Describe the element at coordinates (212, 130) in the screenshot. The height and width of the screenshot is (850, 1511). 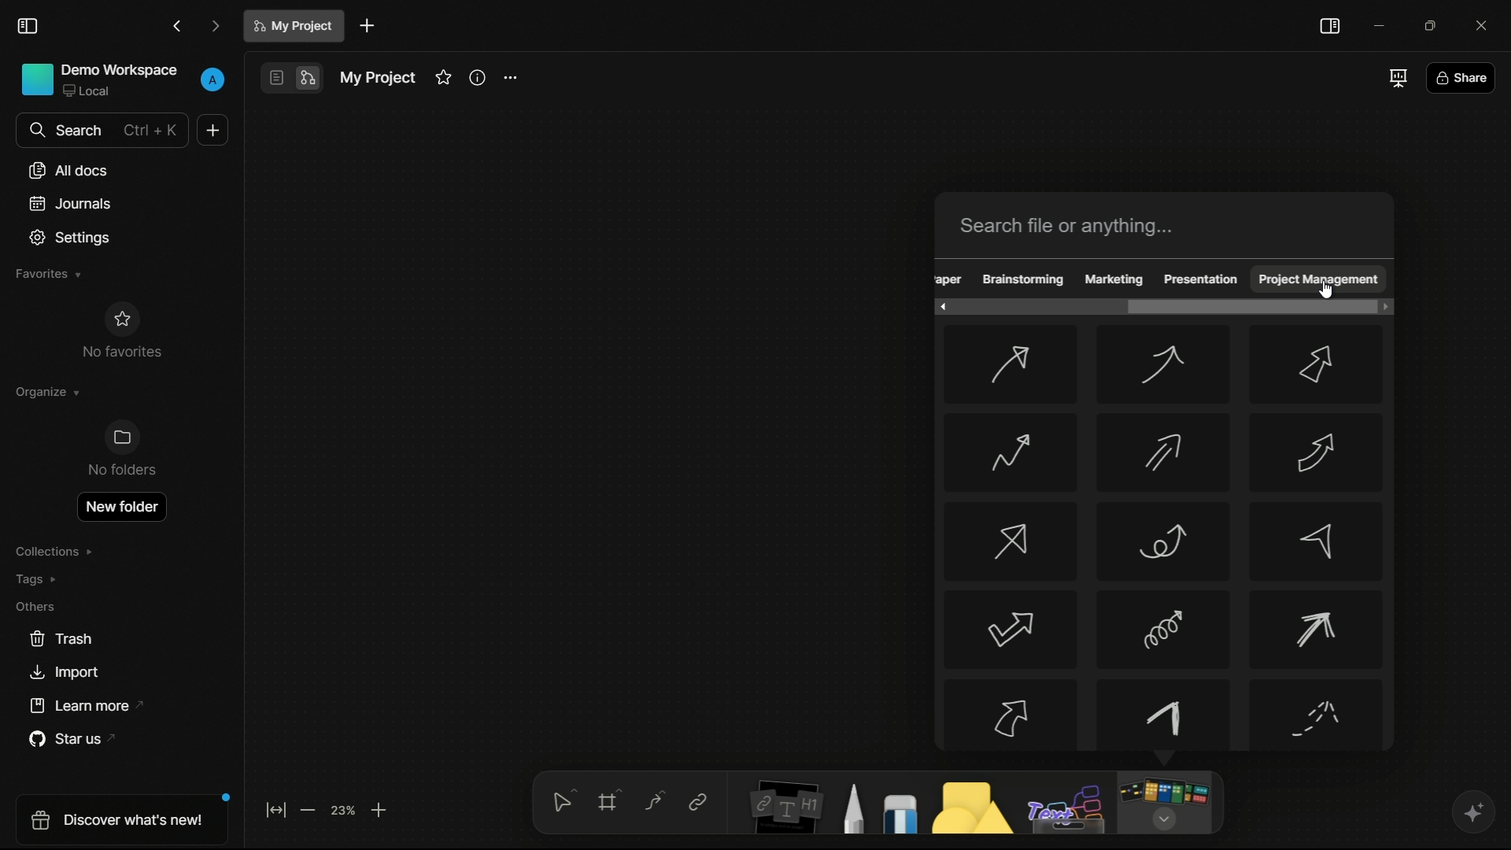
I see `new document` at that location.